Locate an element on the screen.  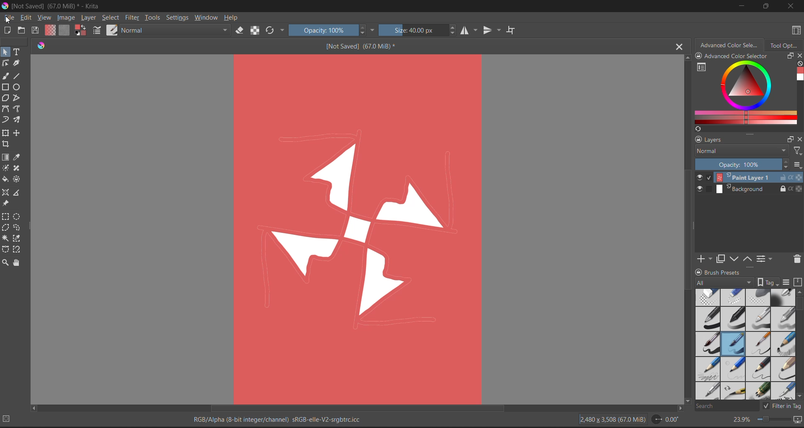
tools is located at coordinates (17, 64).